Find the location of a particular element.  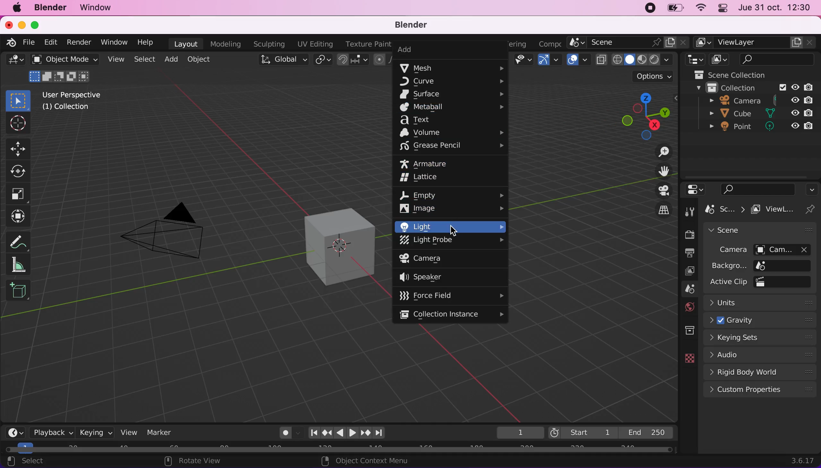

cube is located at coordinates (330, 245).